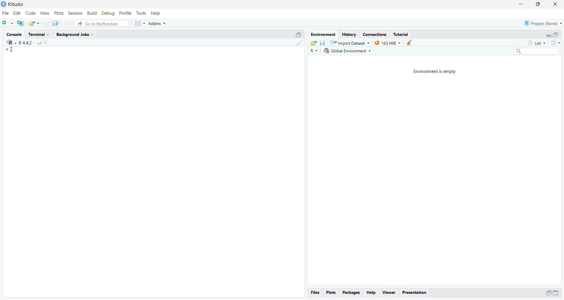  Describe the element at coordinates (538, 4) in the screenshot. I see `maximise` at that location.